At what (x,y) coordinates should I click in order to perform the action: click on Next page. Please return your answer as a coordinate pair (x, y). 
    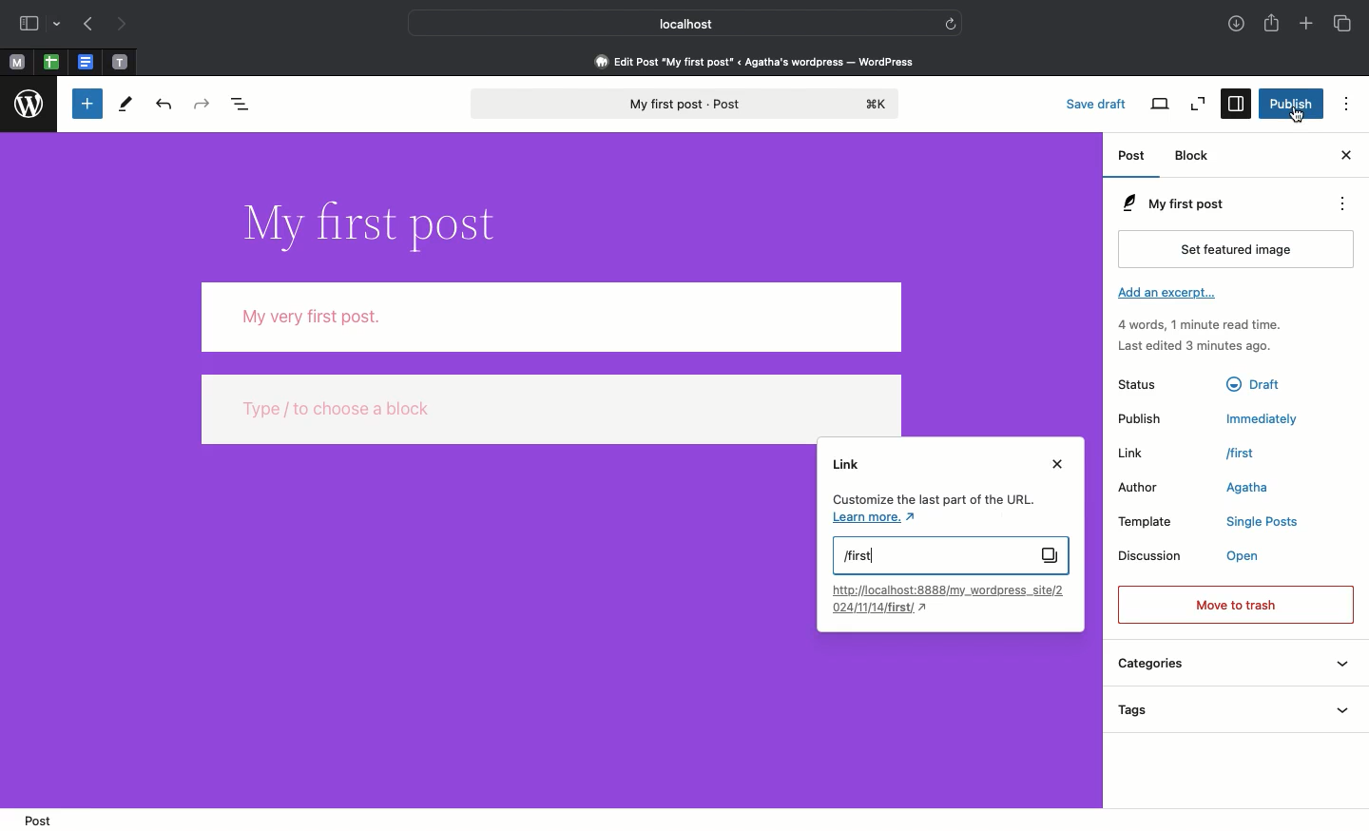
    Looking at the image, I should click on (127, 25).